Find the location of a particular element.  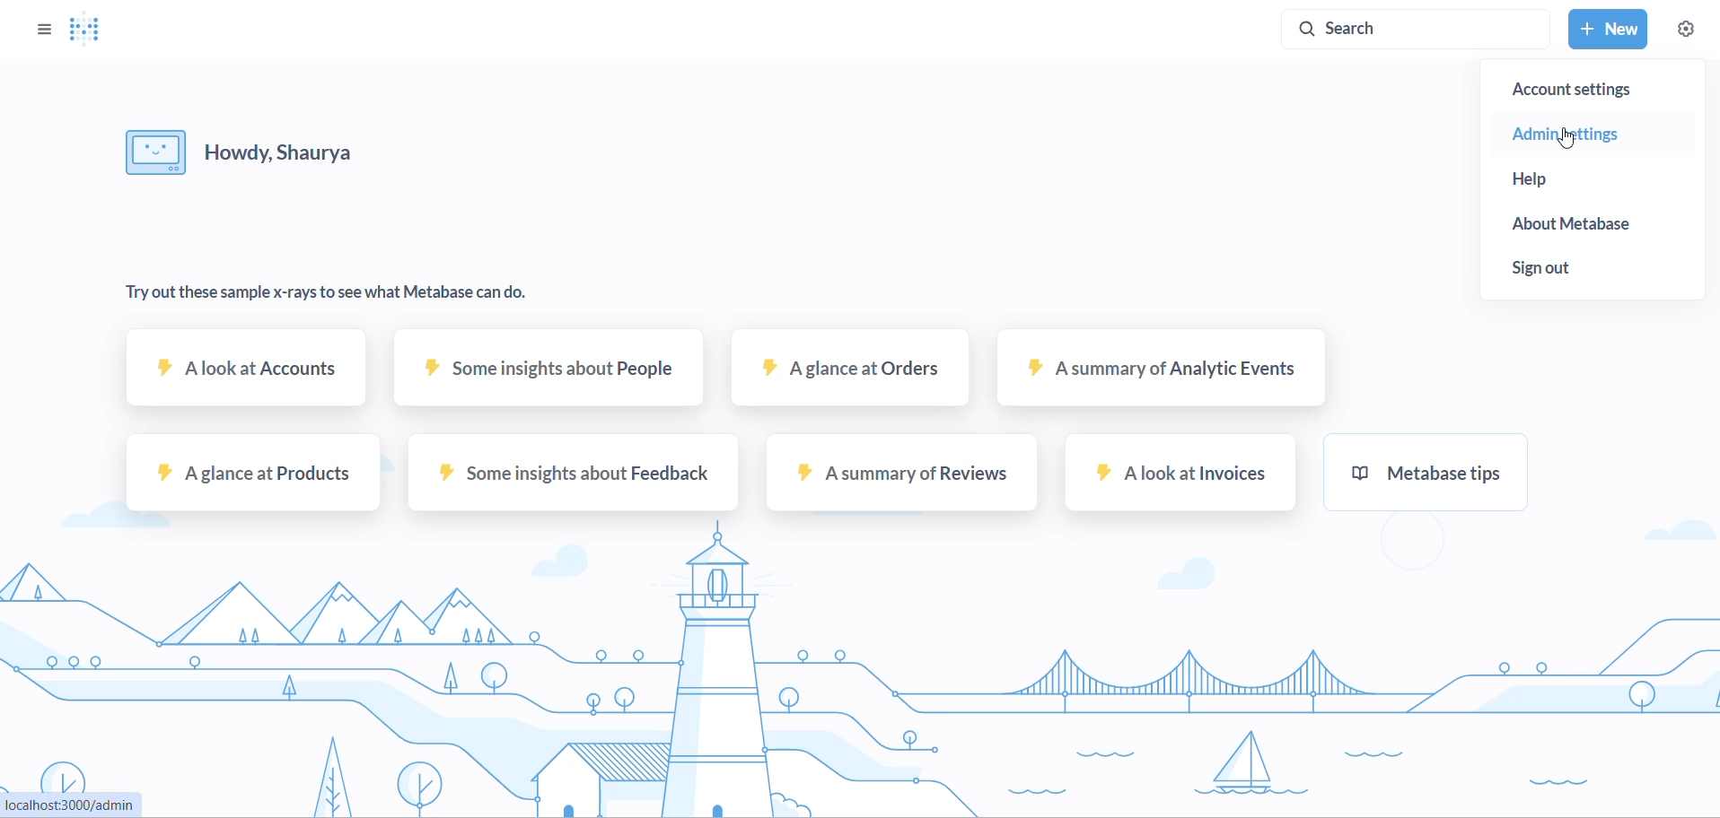

cursor is located at coordinates (1566, 140).